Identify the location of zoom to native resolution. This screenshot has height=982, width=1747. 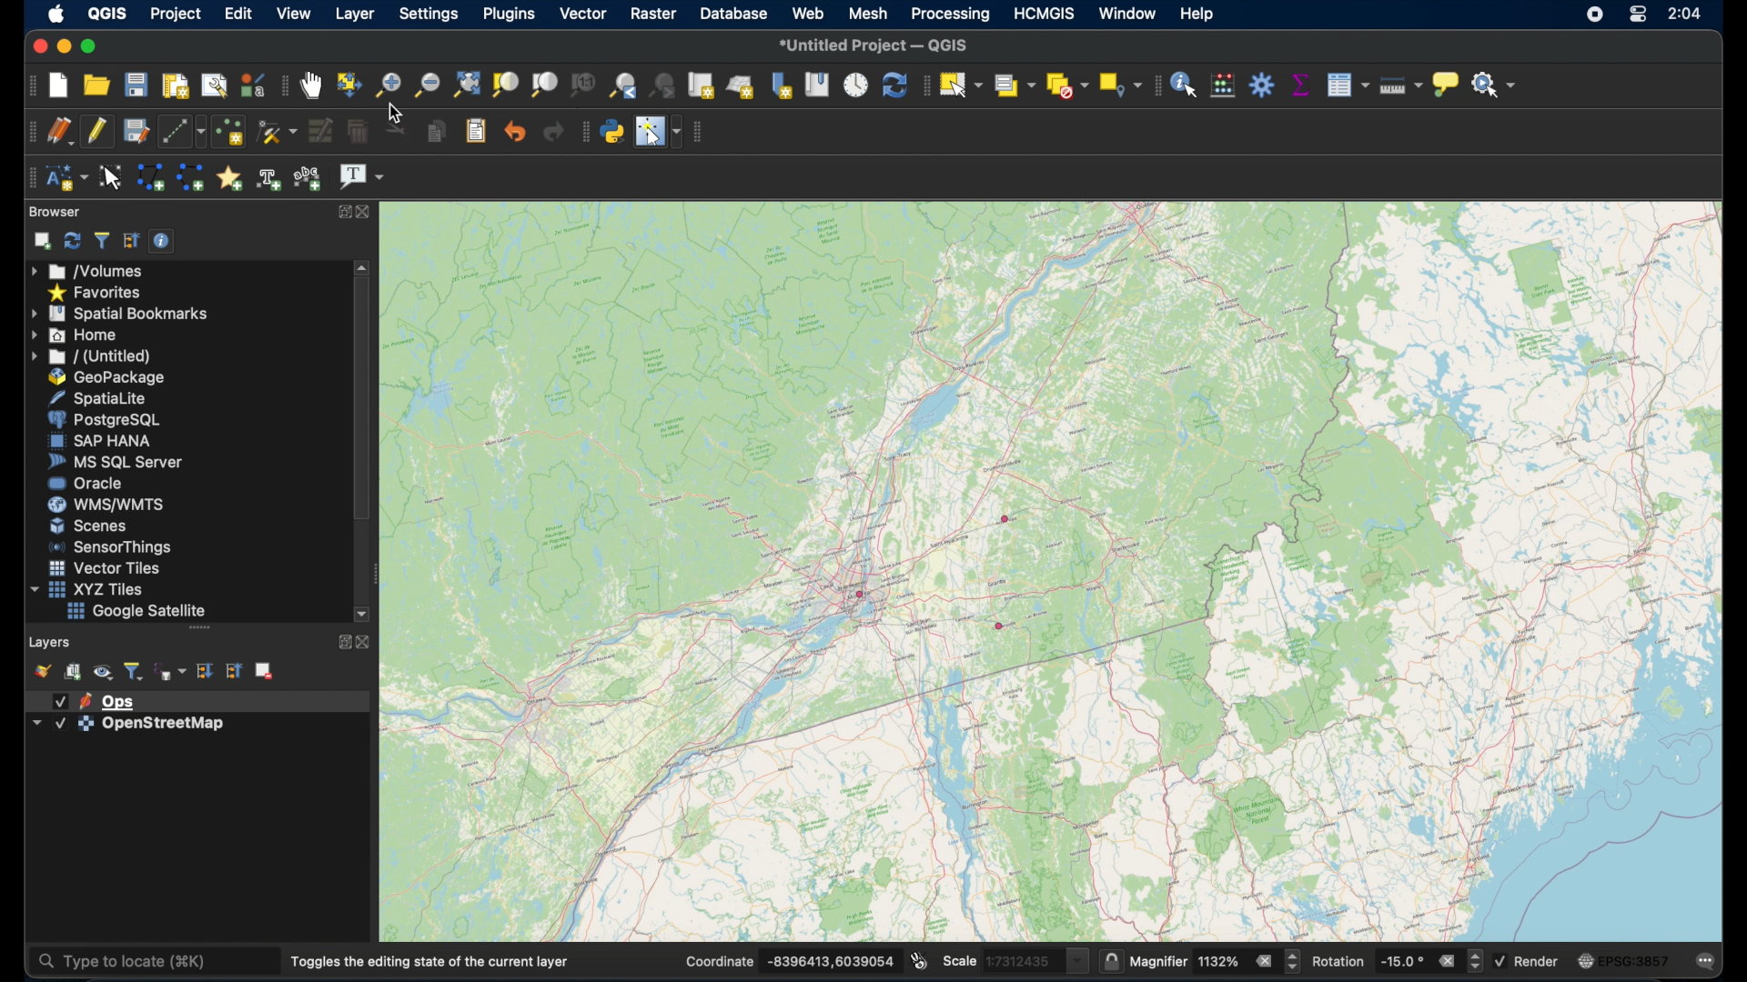
(582, 85).